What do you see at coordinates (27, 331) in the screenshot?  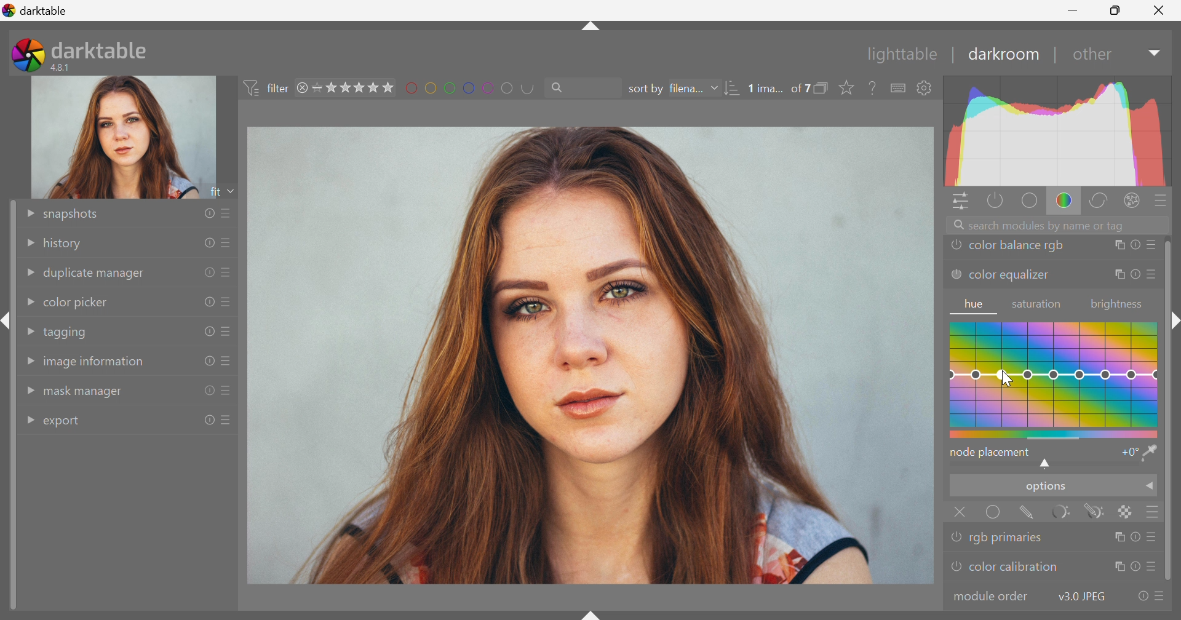 I see `Drop Down` at bounding box center [27, 331].